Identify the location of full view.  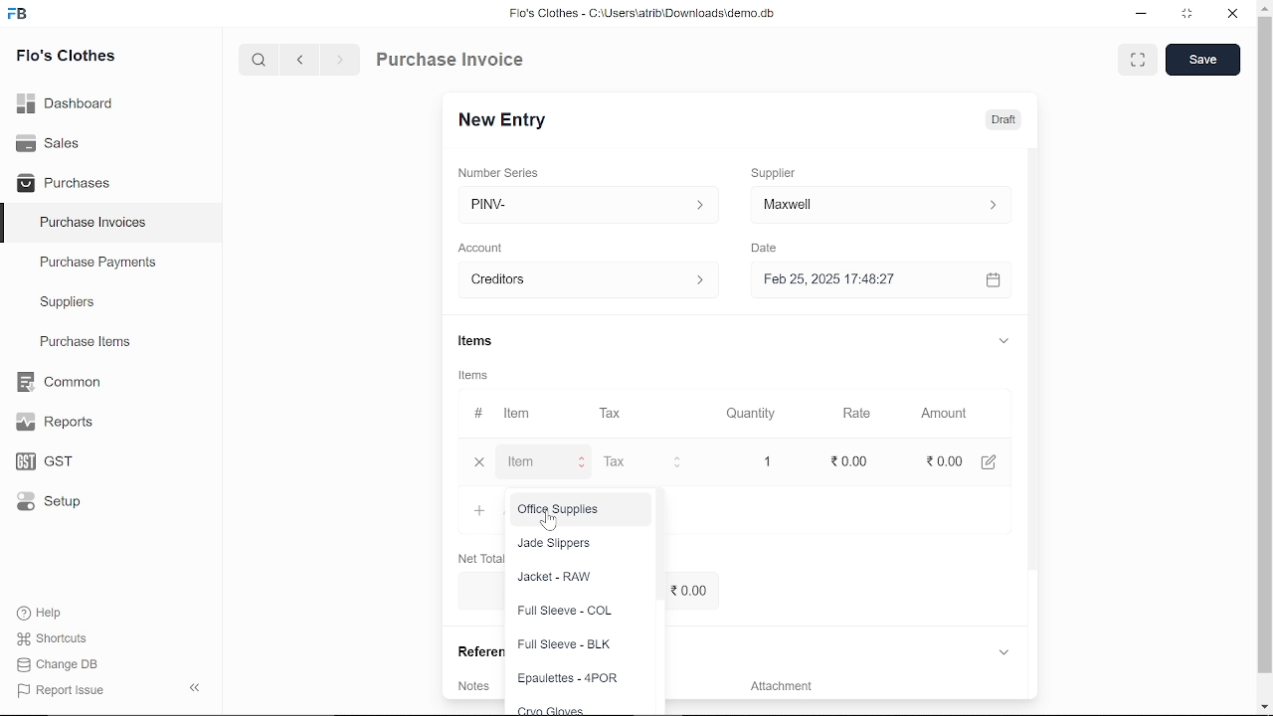
(1136, 59).